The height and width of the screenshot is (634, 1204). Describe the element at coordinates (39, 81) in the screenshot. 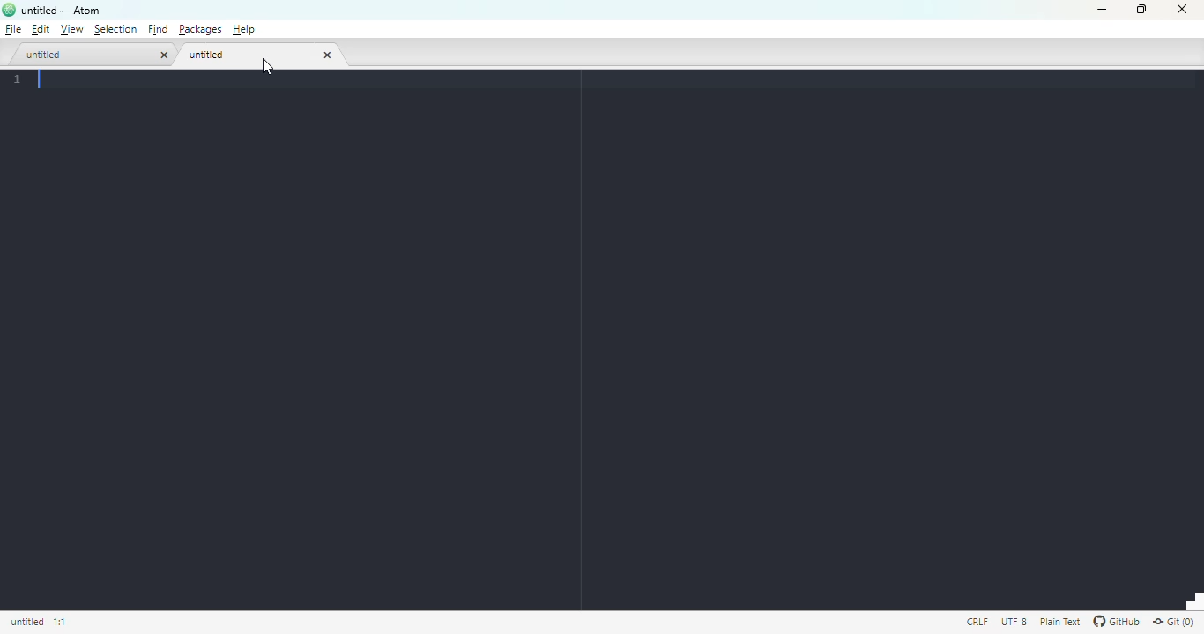

I see `typing` at that location.